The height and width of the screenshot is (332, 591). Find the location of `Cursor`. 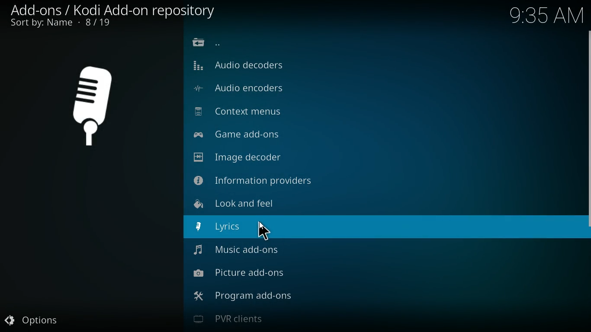

Cursor is located at coordinates (265, 231).